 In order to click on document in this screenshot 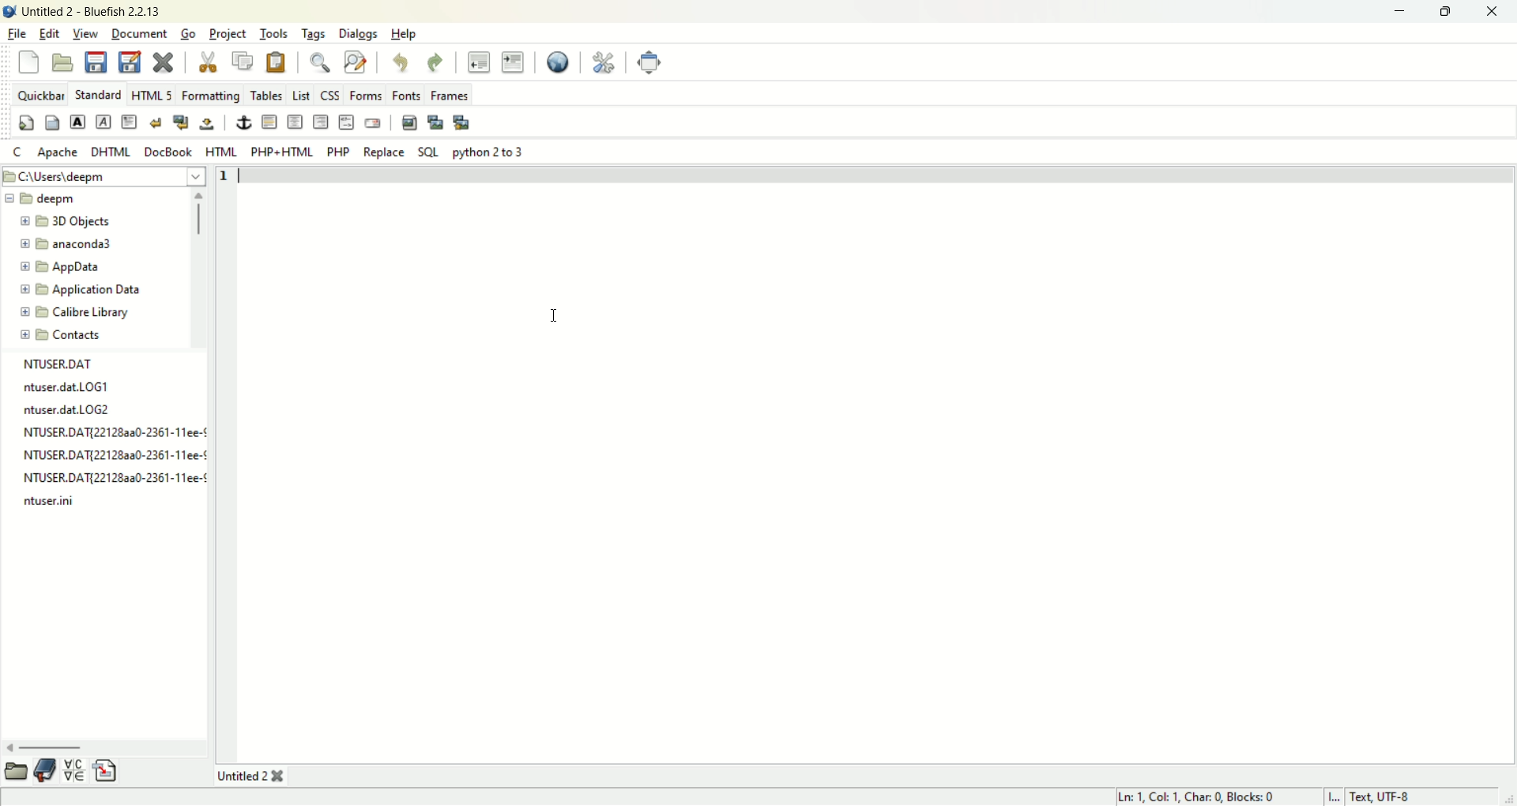, I will do `click(141, 32)`.